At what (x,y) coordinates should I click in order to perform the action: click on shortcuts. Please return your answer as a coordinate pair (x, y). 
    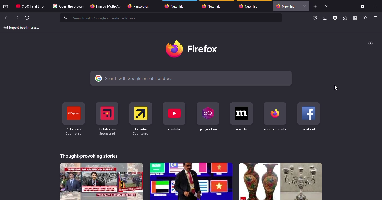
    Looking at the image, I should click on (275, 117).